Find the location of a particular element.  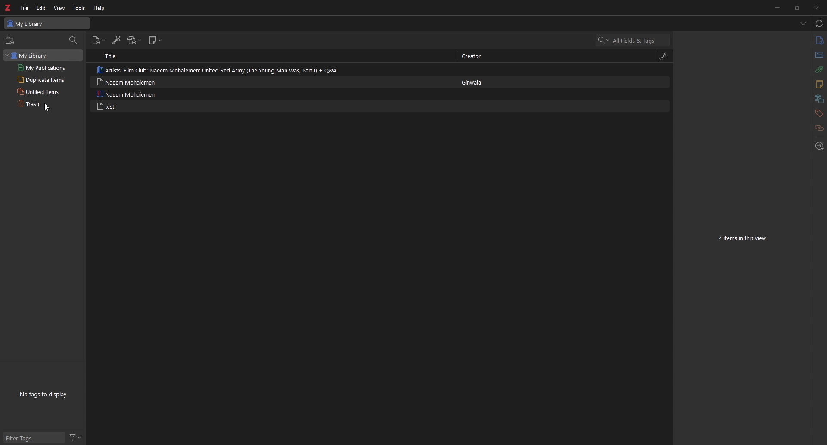

minimize is located at coordinates (777, 8).